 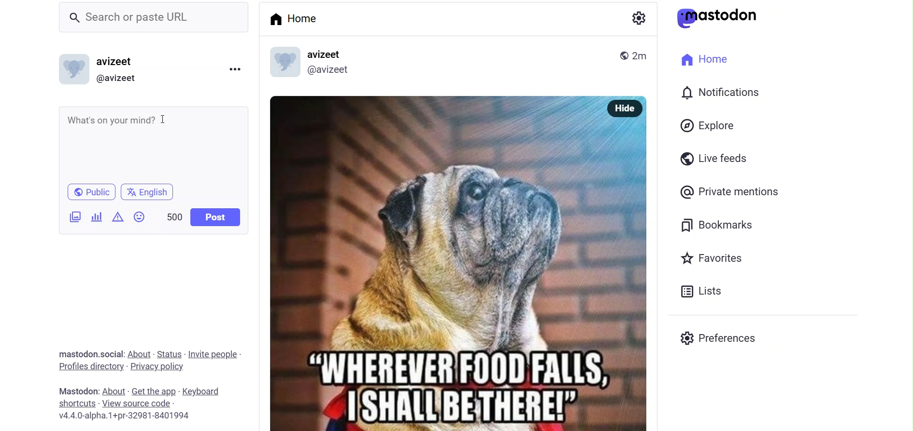 What do you see at coordinates (170, 122) in the screenshot?
I see `cursor` at bounding box center [170, 122].